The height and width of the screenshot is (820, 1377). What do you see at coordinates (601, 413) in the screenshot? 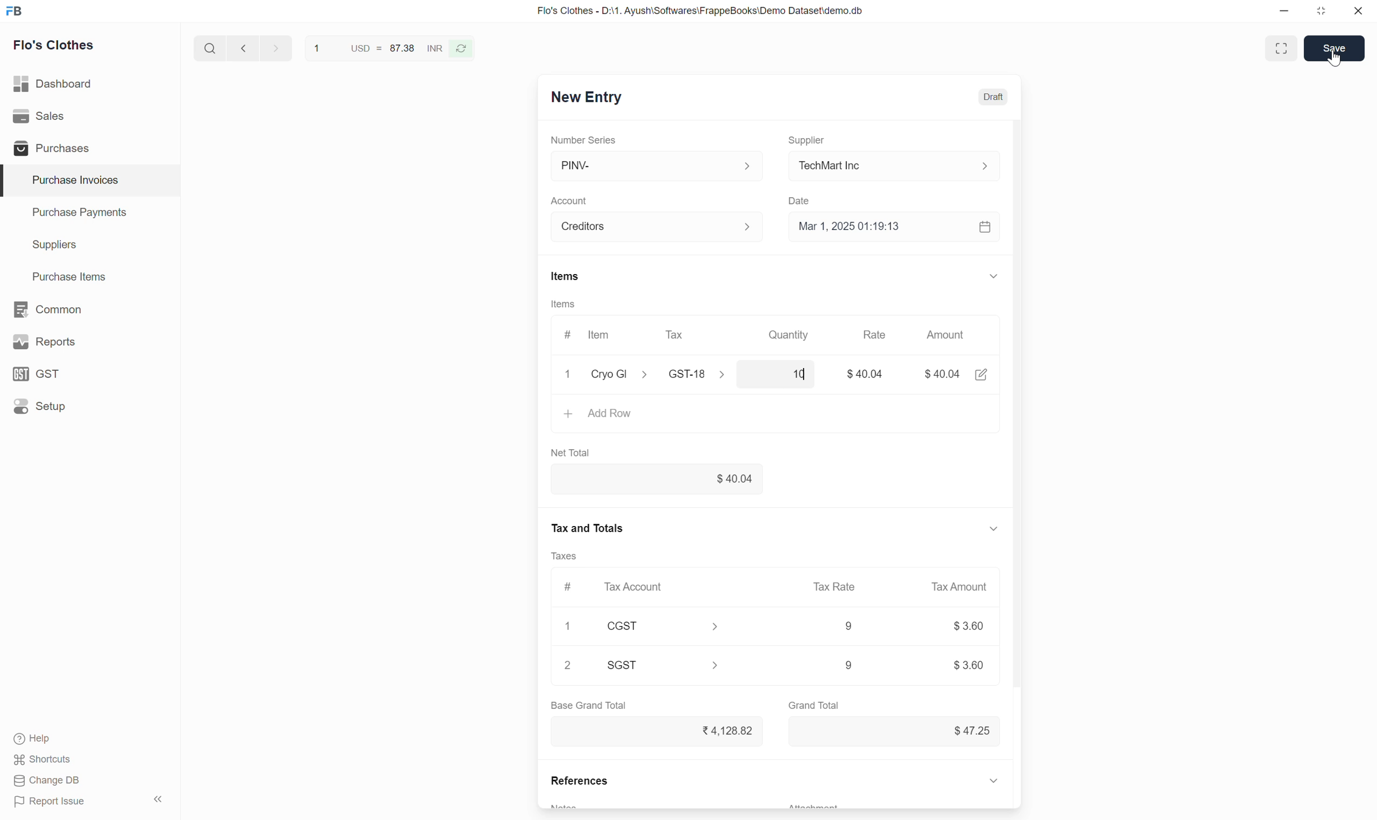
I see `+ Add Row` at bounding box center [601, 413].